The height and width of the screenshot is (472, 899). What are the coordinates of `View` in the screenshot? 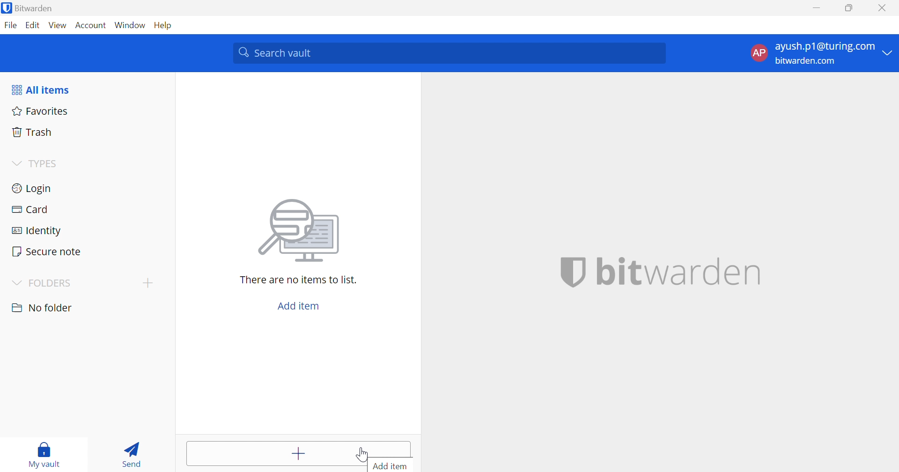 It's located at (59, 26).